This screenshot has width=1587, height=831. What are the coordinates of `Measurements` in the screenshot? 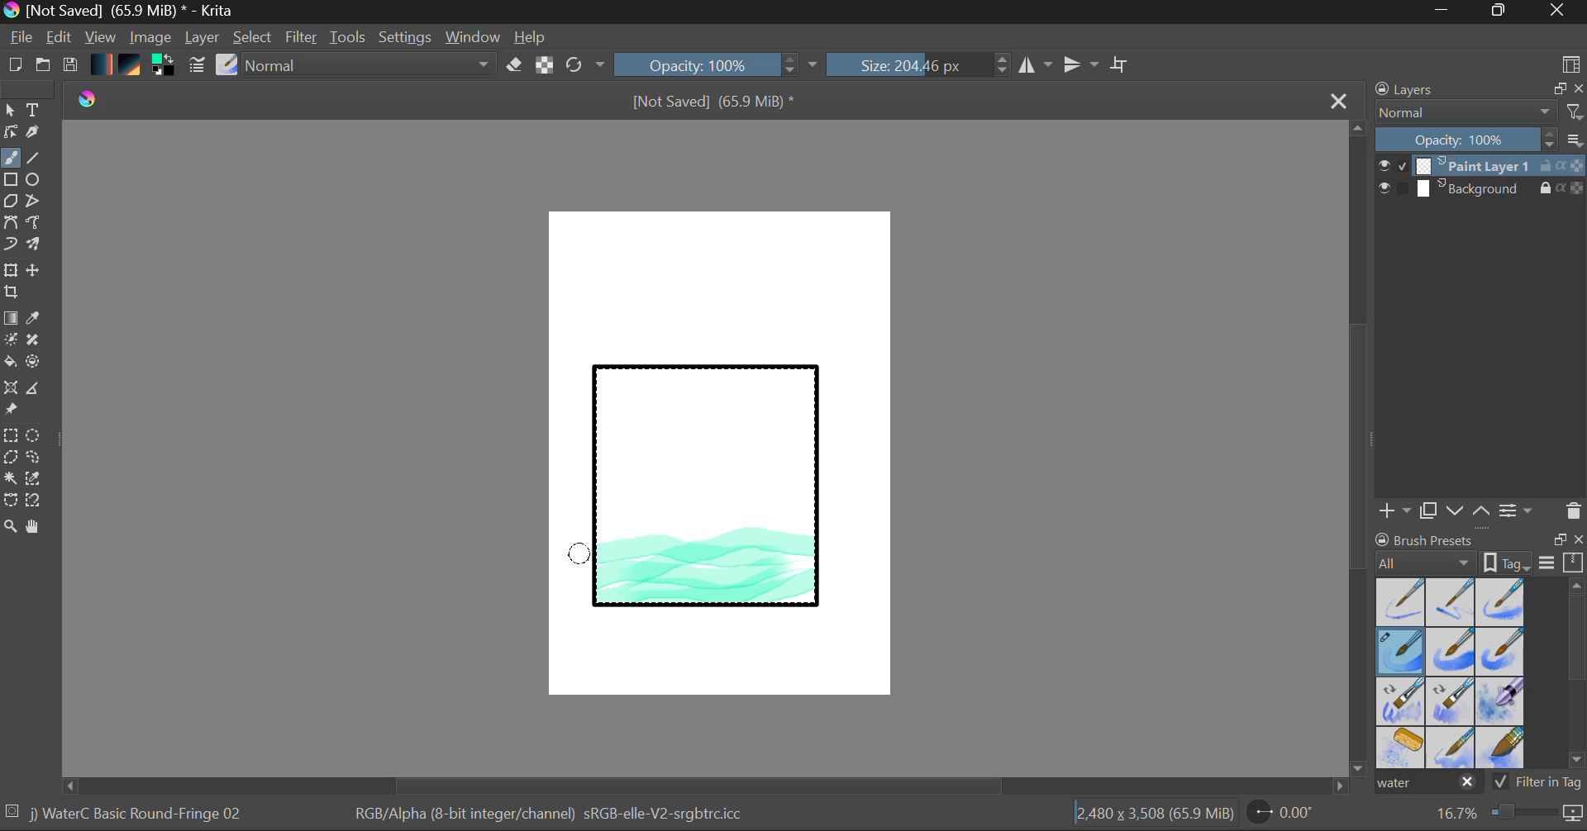 It's located at (36, 391).